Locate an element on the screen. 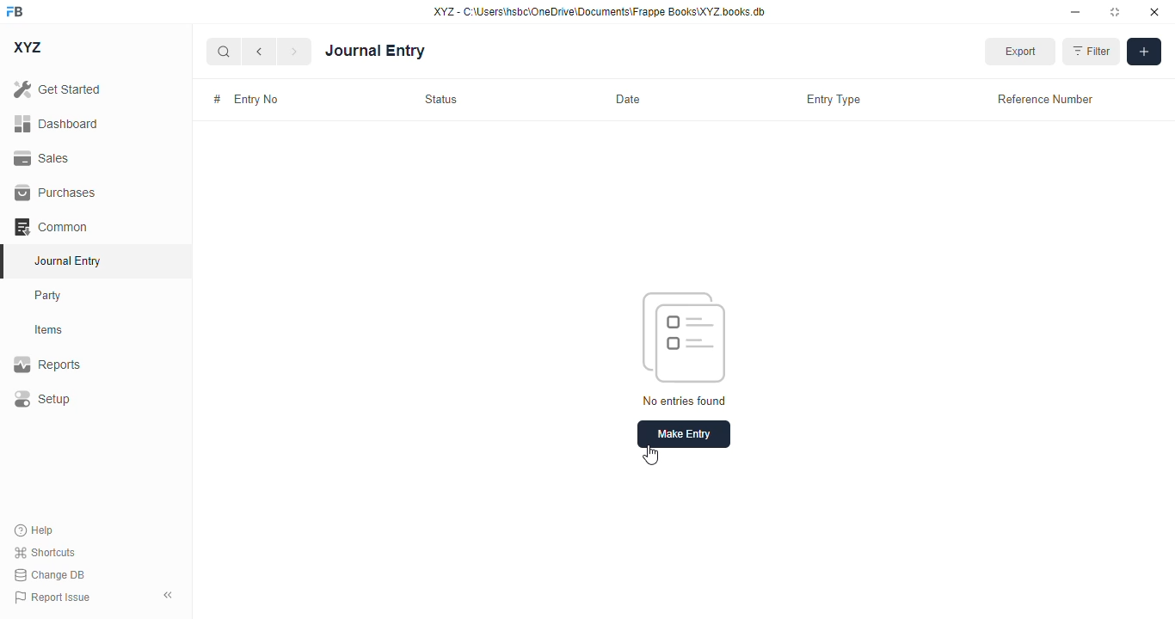 The height and width of the screenshot is (619, 1175). minimize is located at coordinates (1076, 11).